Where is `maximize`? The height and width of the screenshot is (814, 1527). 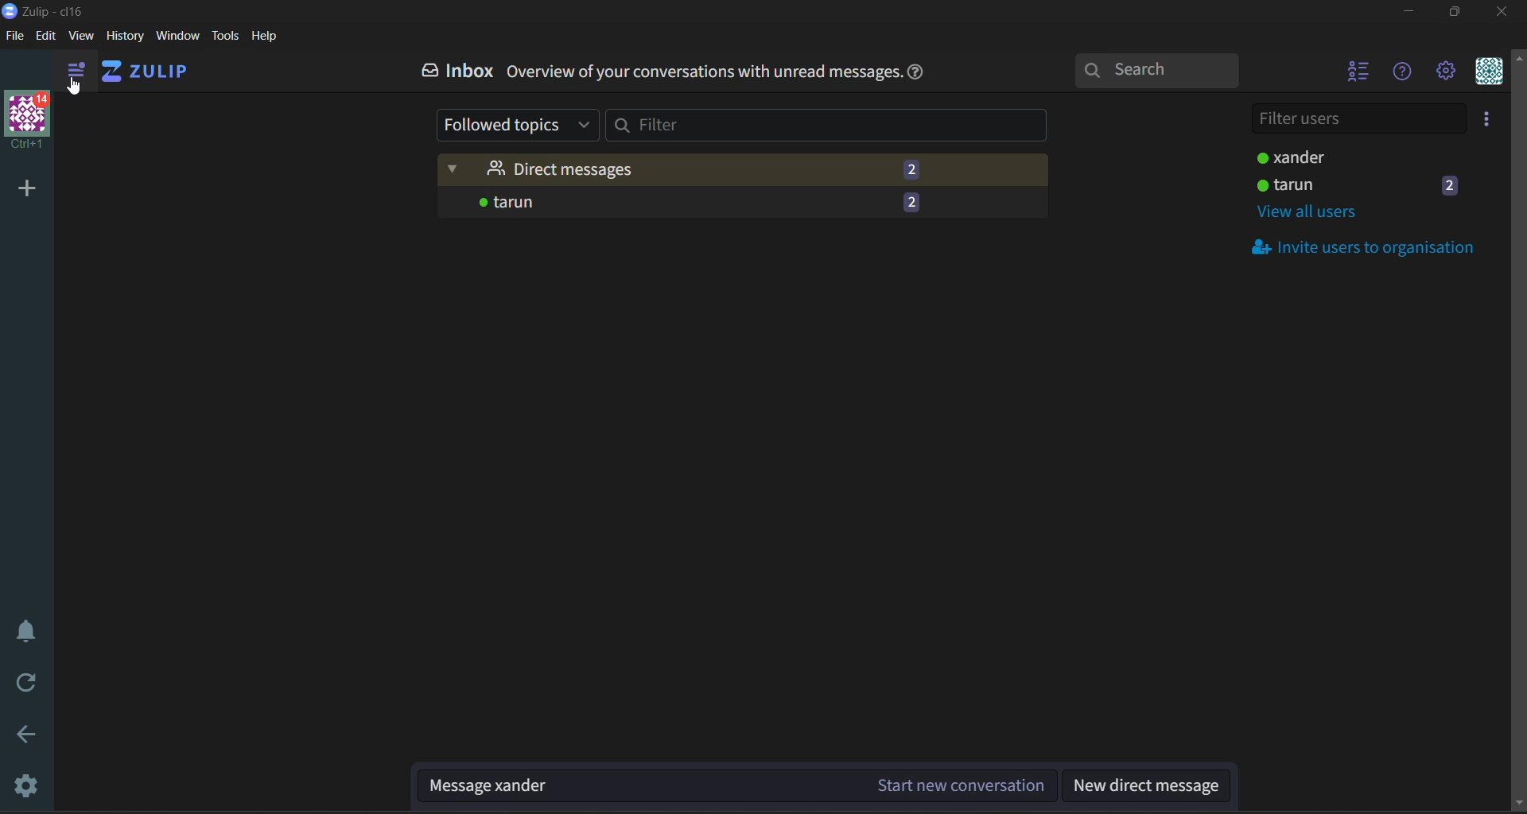
maximize is located at coordinates (1454, 14).